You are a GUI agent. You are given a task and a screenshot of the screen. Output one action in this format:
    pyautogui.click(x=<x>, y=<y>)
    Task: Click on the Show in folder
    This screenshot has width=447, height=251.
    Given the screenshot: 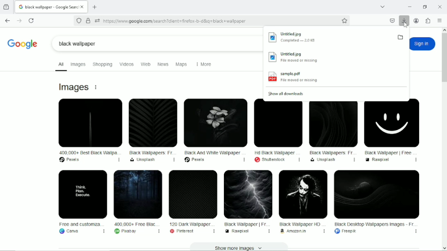 What is the action you would take?
    pyautogui.click(x=401, y=37)
    